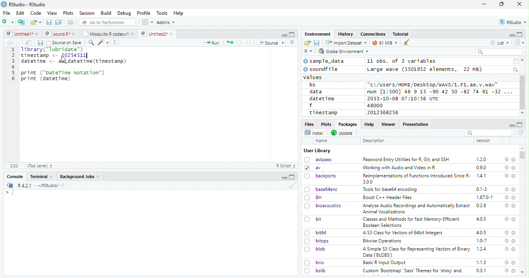 This screenshot has width=529, height=278. What do you see at coordinates (512, 35) in the screenshot?
I see `minimize` at bounding box center [512, 35].